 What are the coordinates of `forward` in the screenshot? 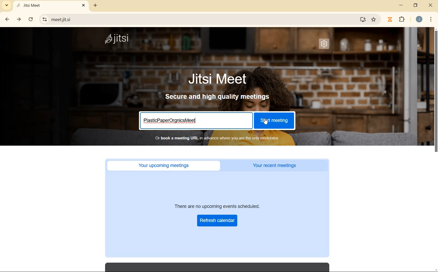 It's located at (19, 20).